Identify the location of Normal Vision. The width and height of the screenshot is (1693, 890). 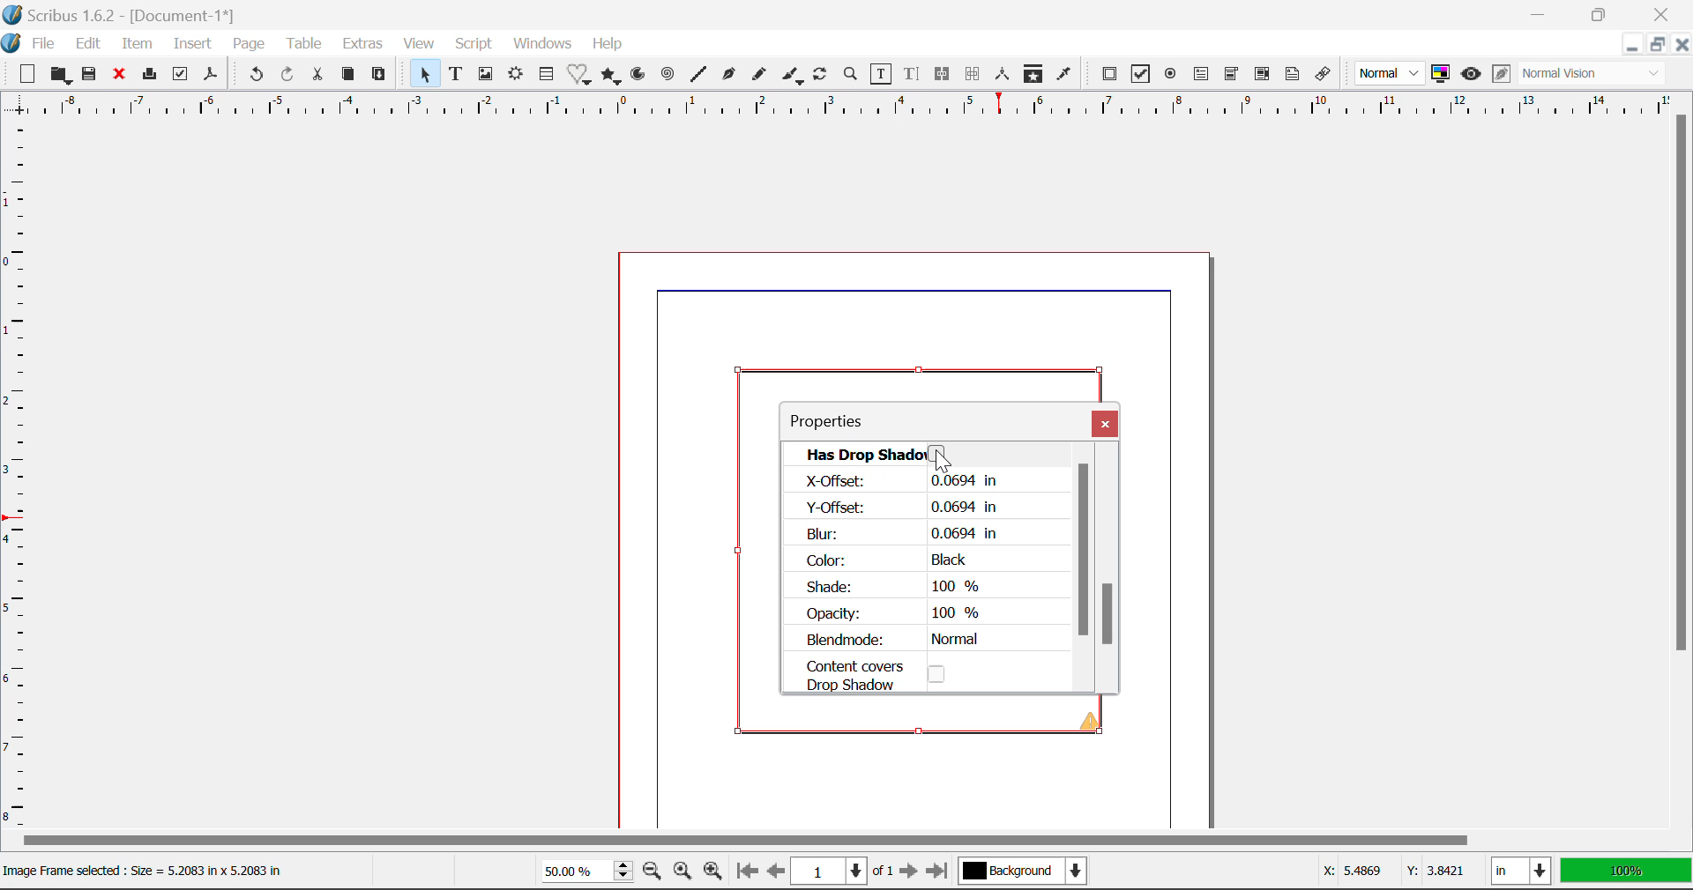
(1592, 73).